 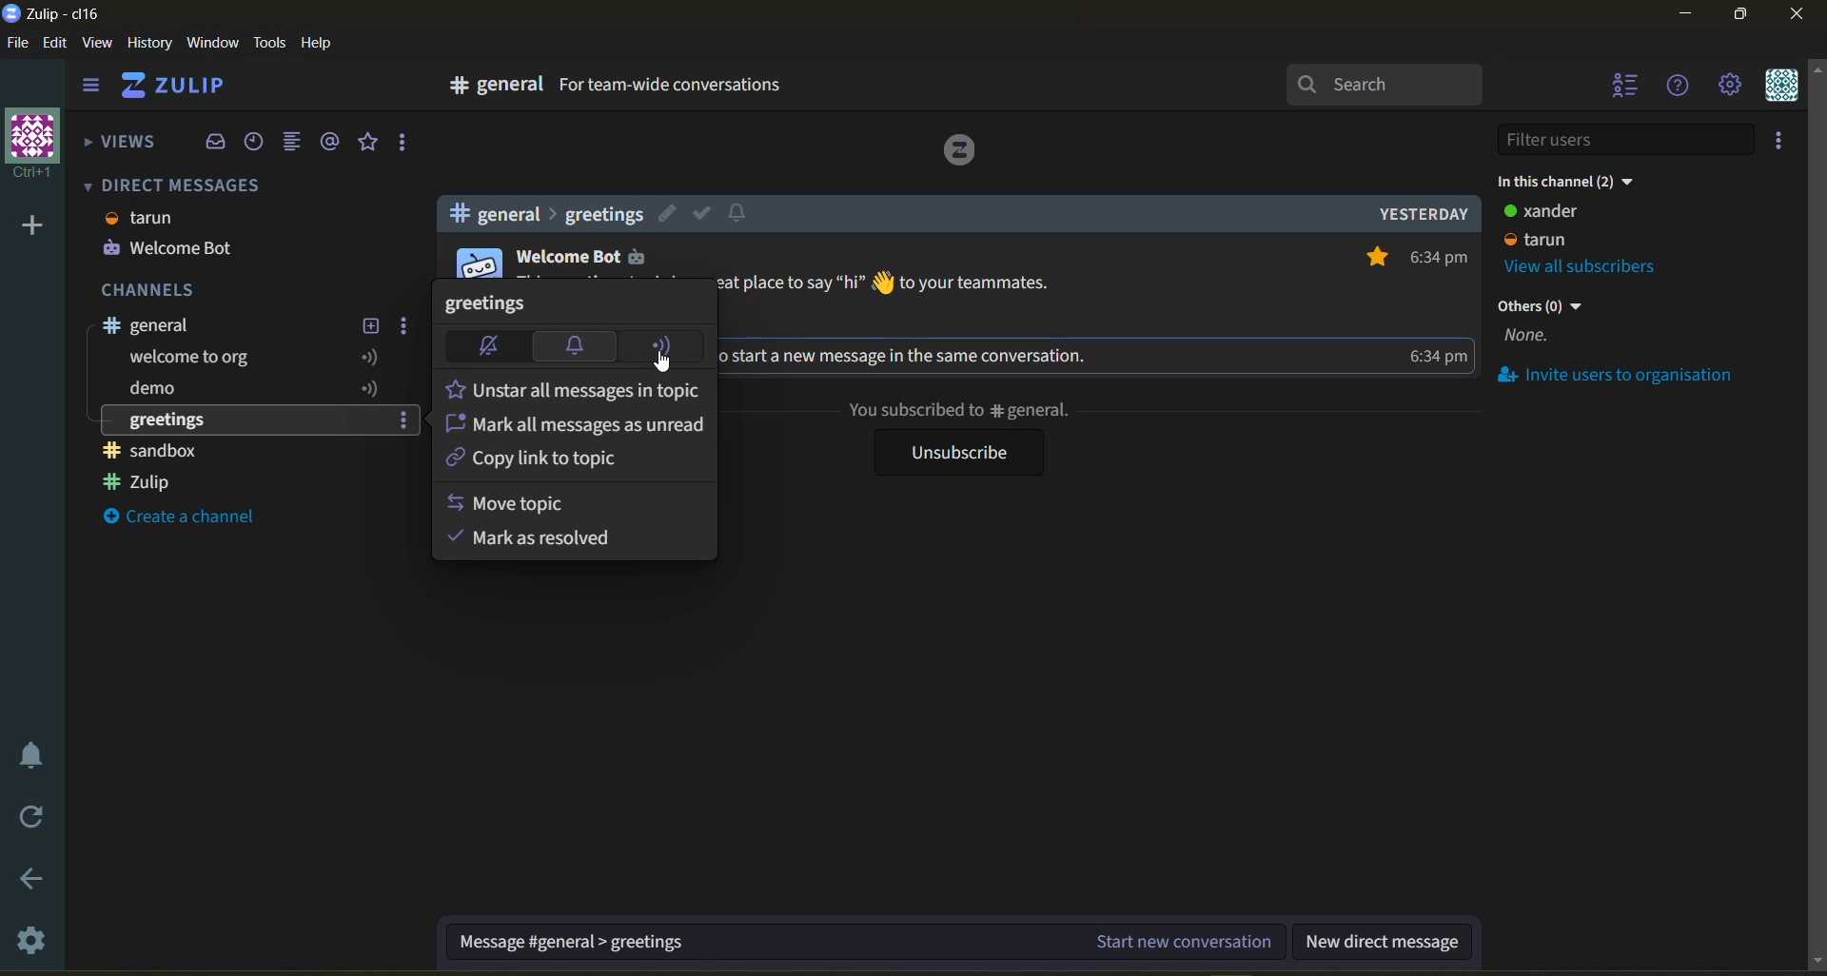 I want to click on default, so click(x=582, y=345).